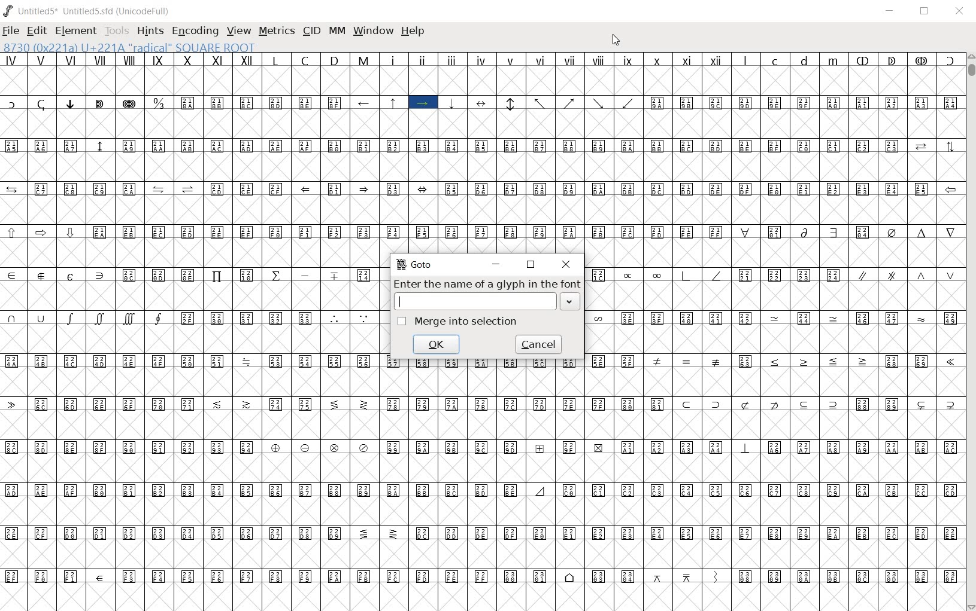  Describe the element at coordinates (372, 31) in the screenshot. I see `WINDOW` at that location.